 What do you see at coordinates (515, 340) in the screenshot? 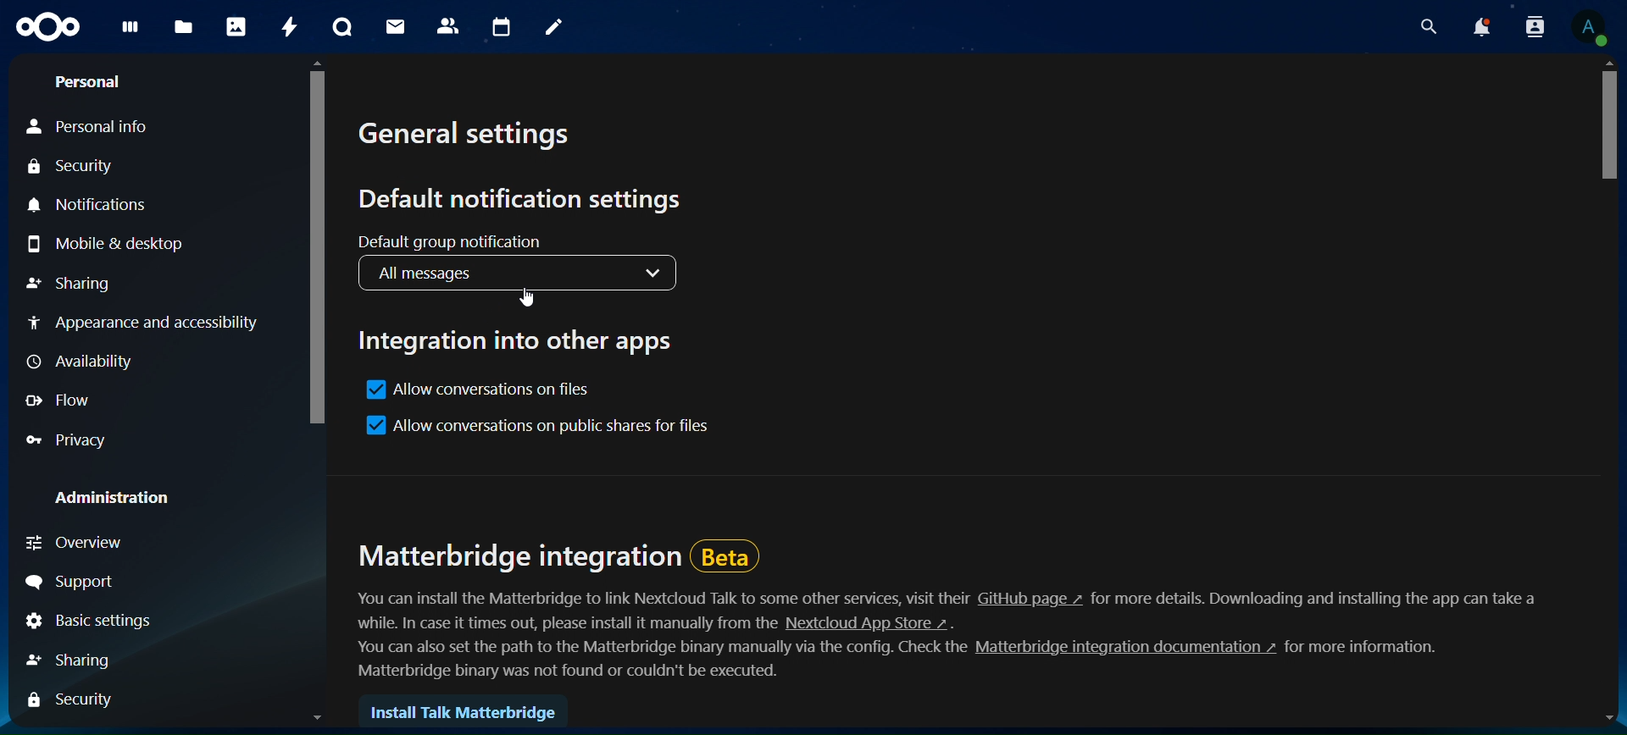
I see `integration into other apps` at bounding box center [515, 340].